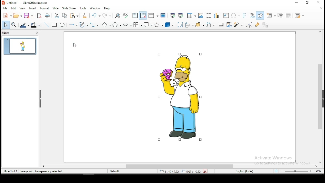 This screenshot has width=325, height=183. I want to click on clone formatting, so click(85, 15).